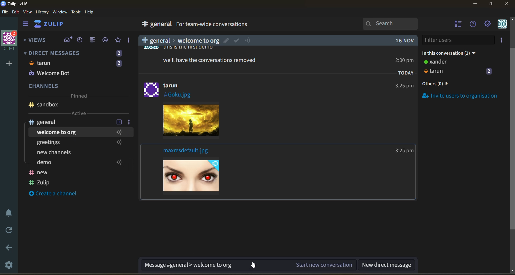 This screenshot has width=515, height=275. Describe the element at coordinates (170, 89) in the screenshot. I see `` at that location.